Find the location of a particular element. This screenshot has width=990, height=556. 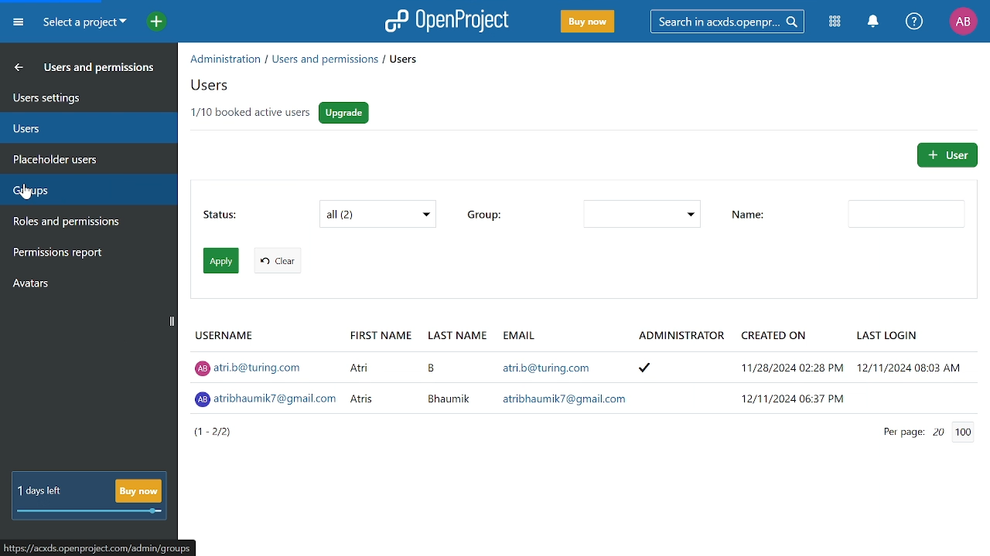

cursor is located at coordinates (31, 195).